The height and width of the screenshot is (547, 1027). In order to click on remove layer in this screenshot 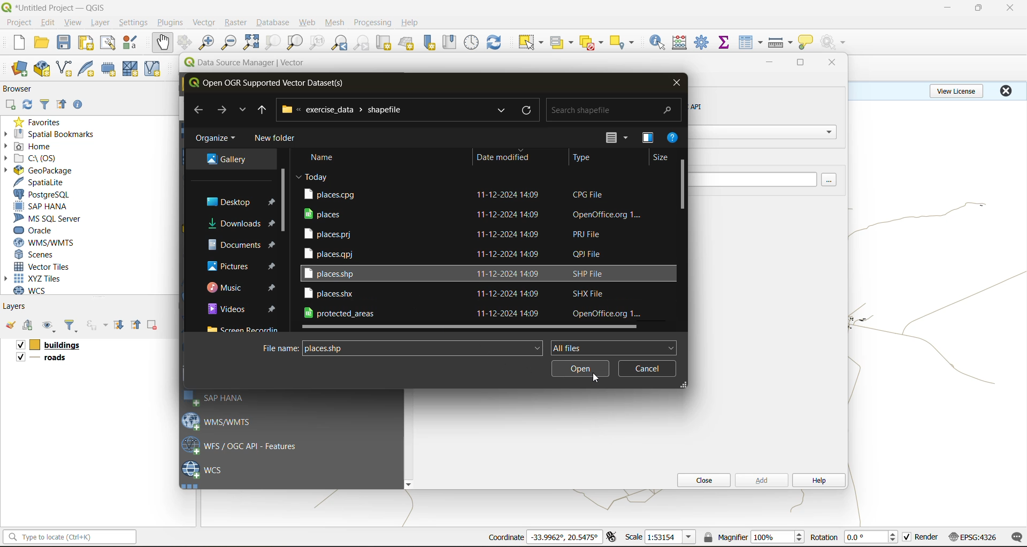, I will do `click(154, 325)`.